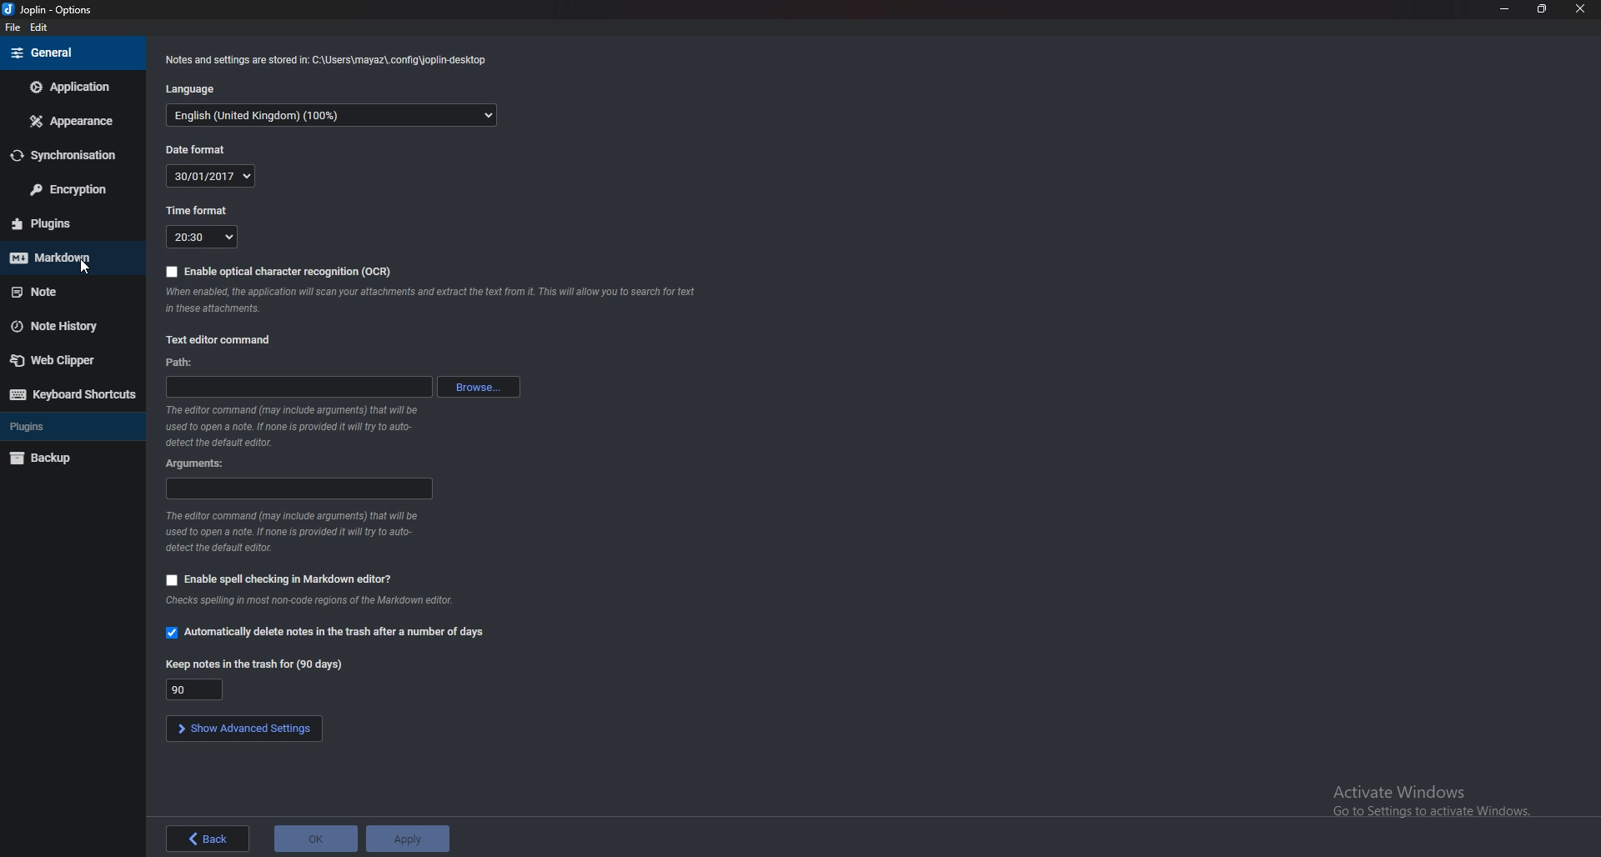  Describe the element at coordinates (256, 664) in the screenshot. I see `Keep notes in the trash` at that location.